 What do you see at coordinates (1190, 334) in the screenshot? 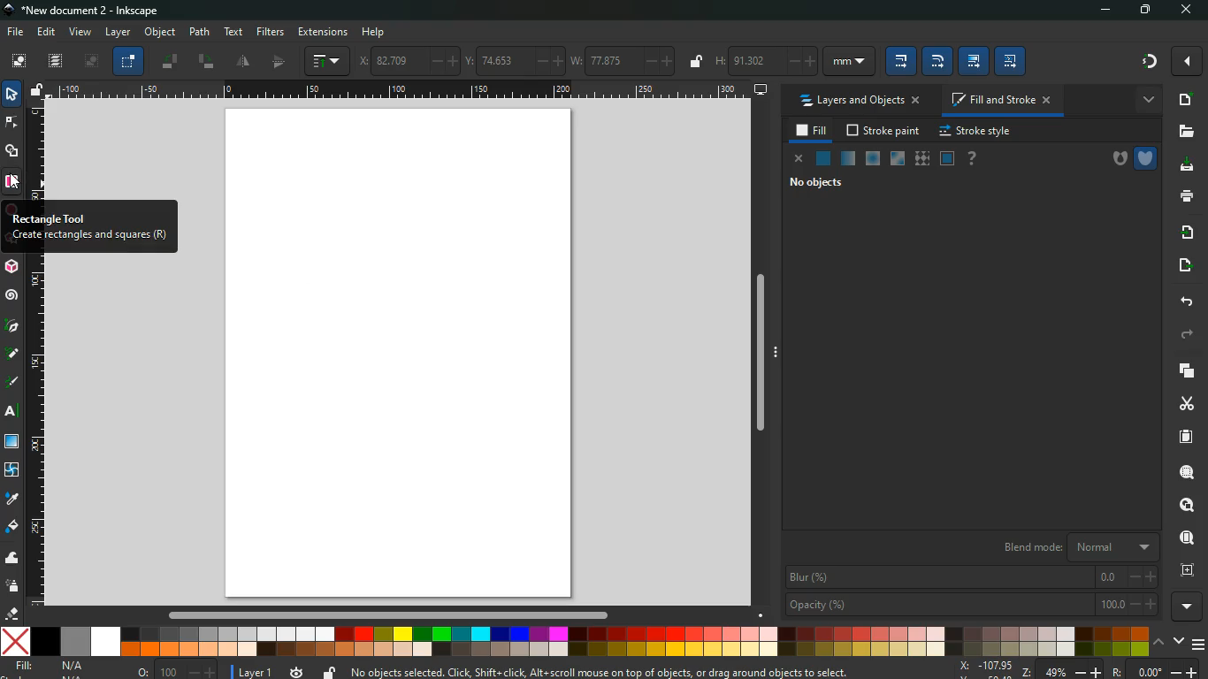
I see `forward` at bounding box center [1190, 334].